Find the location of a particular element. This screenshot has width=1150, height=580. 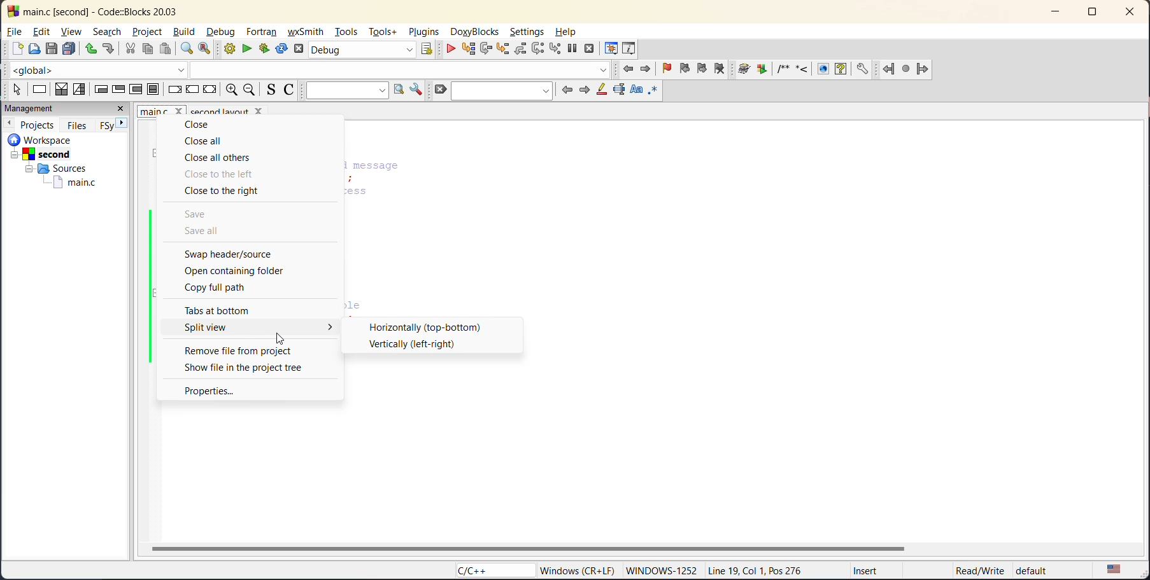

search is located at coordinates (106, 31).